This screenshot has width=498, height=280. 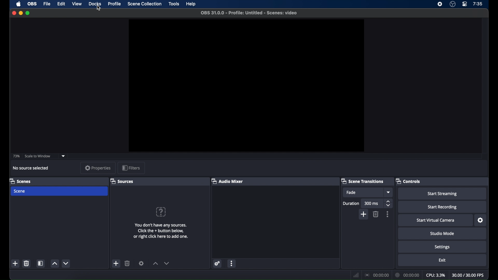 What do you see at coordinates (26, 263) in the screenshot?
I see `delete` at bounding box center [26, 263].